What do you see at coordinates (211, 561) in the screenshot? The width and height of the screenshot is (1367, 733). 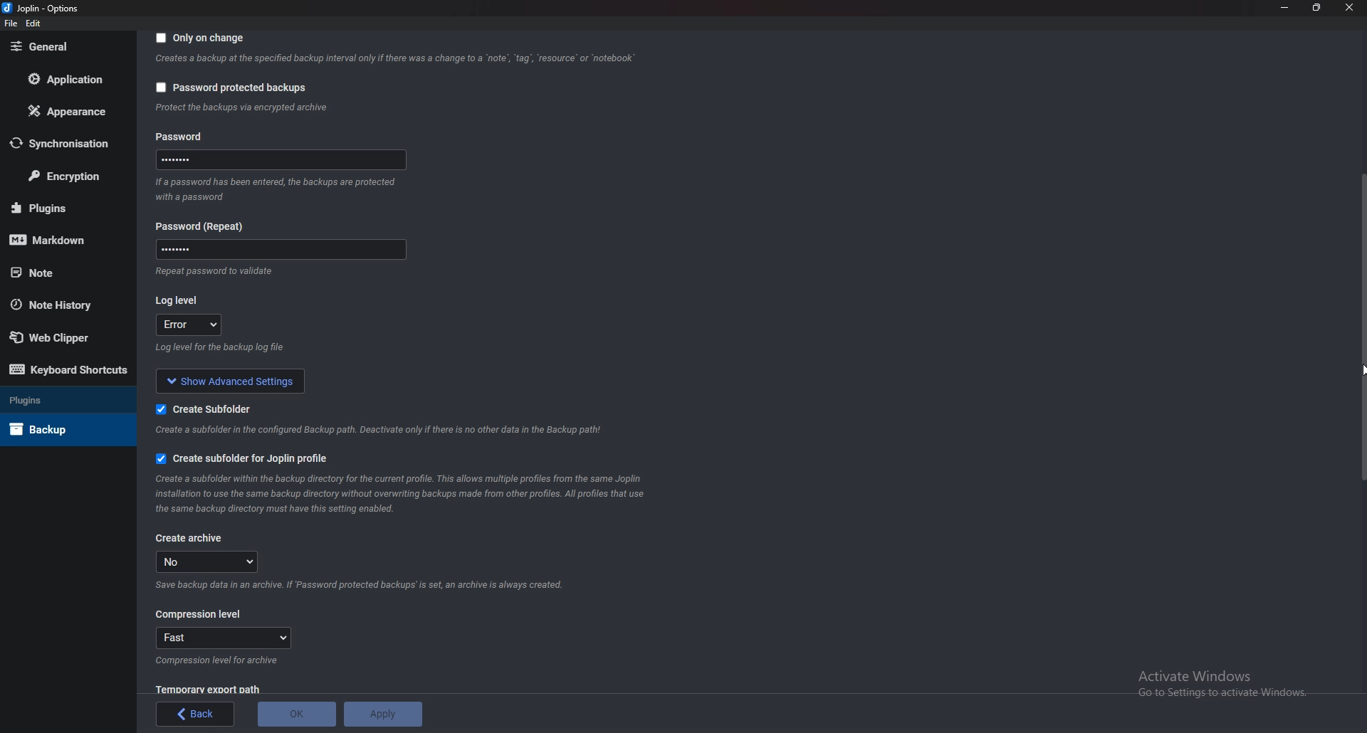 I see `no` at bounding box center [211, 561].